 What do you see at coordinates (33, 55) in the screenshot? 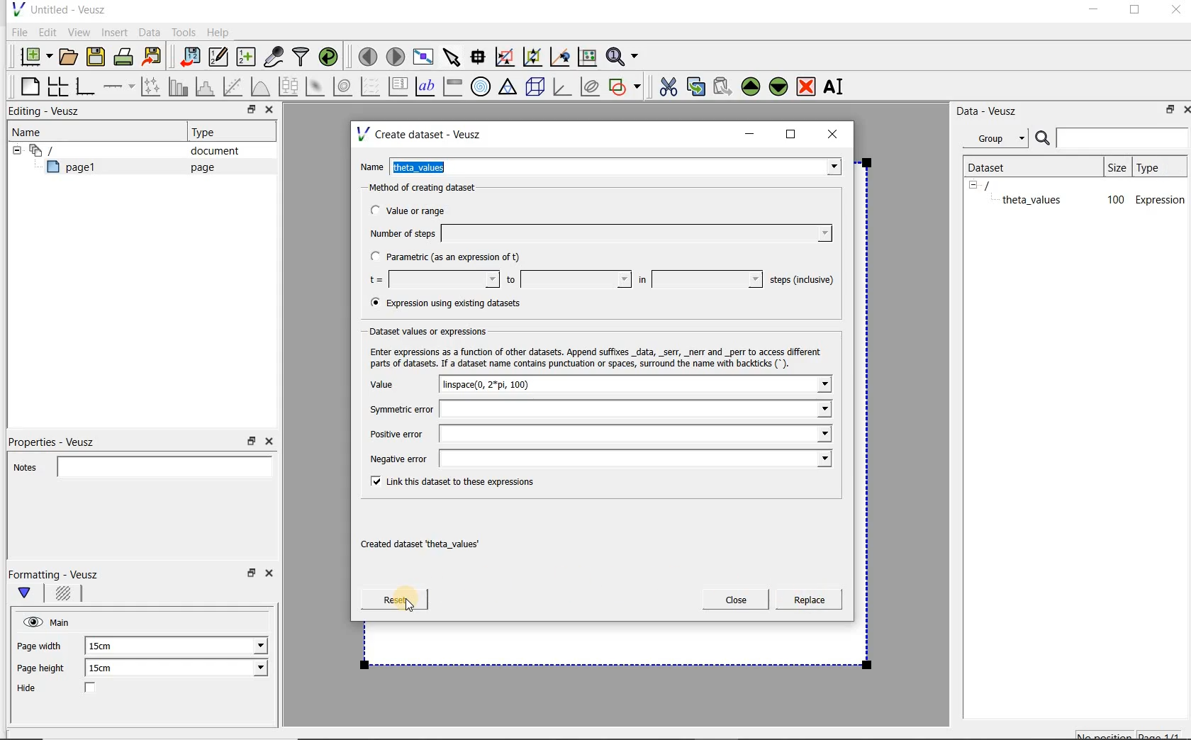
I see `new document` at bounding box center [33, 55].